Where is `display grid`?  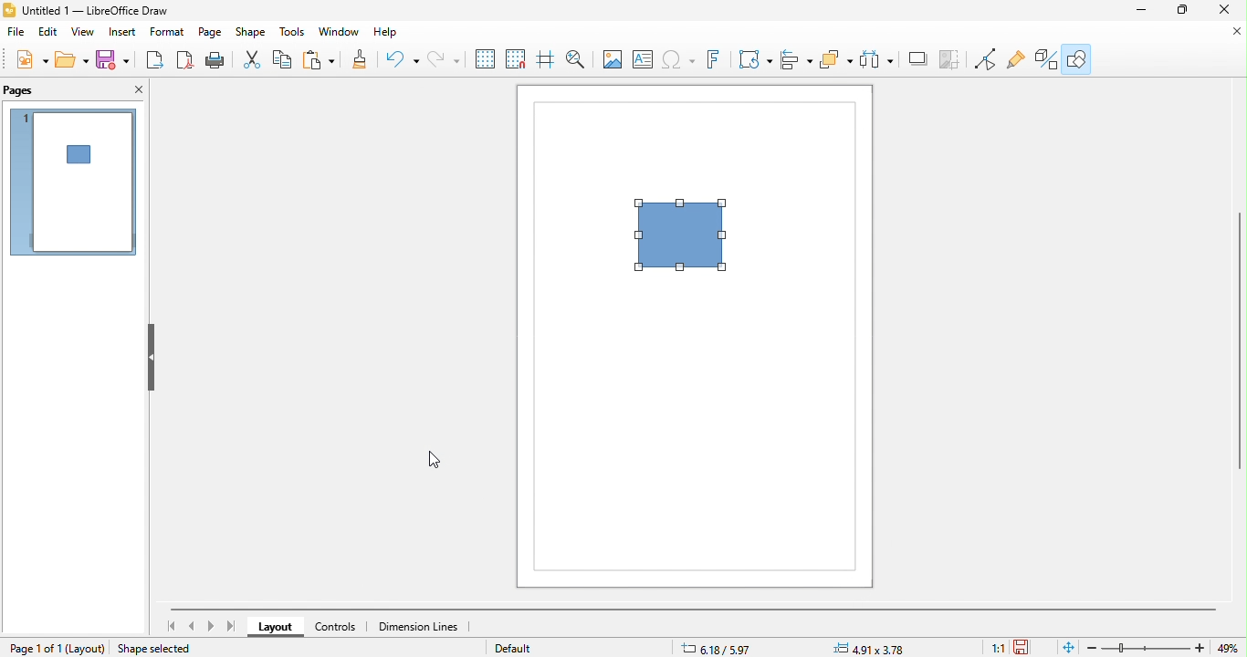 display grid is located at coordinates (486, 59).